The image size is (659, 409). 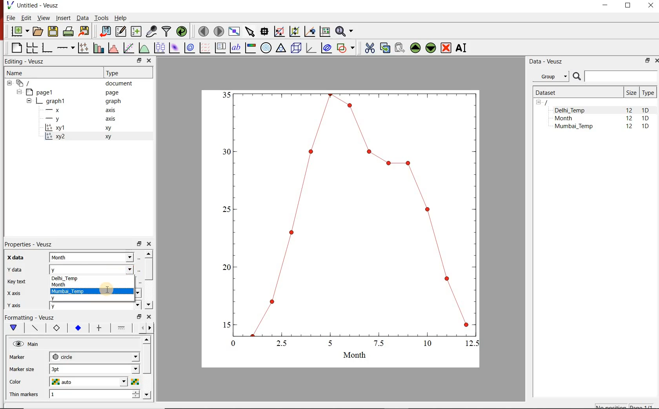 I want to click on 3d graph, so click(x=310, y=48).